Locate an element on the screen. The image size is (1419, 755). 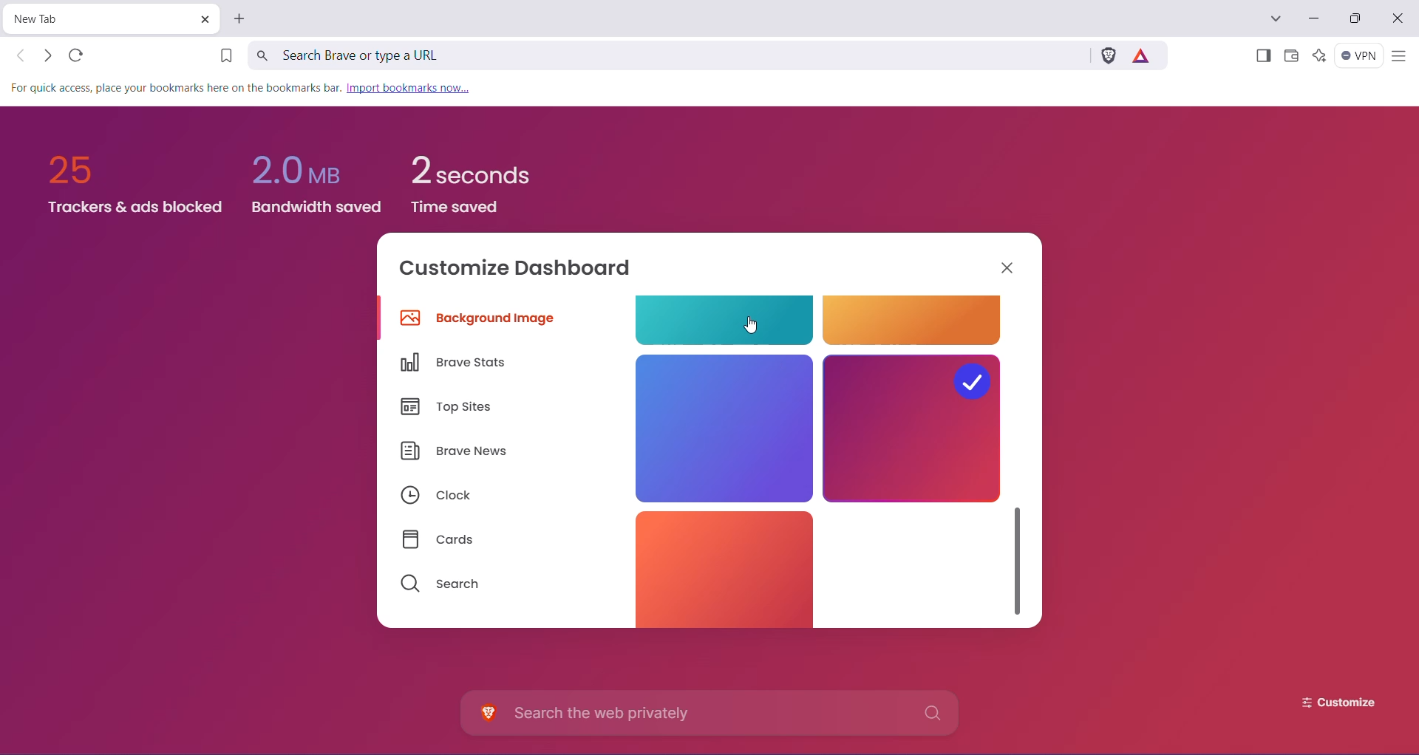
Cards is located at coordinates (444, 540).